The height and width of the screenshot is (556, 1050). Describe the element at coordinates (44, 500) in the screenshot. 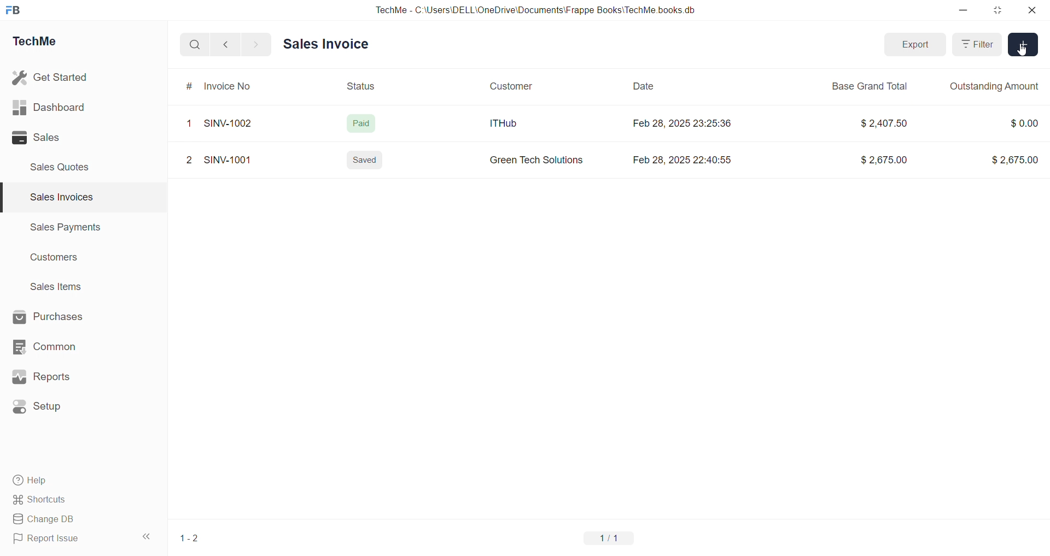

I see ` Shortcuts` at that location.